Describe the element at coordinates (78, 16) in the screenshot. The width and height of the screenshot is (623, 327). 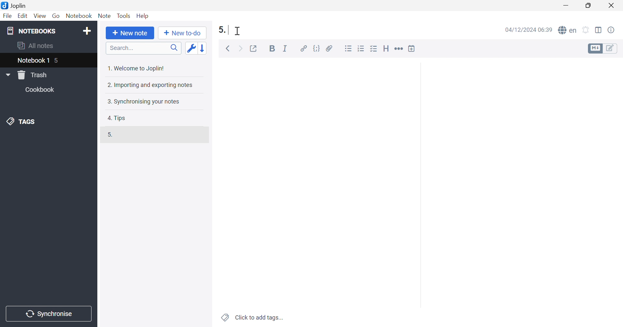
I see `Notebook` at that location.